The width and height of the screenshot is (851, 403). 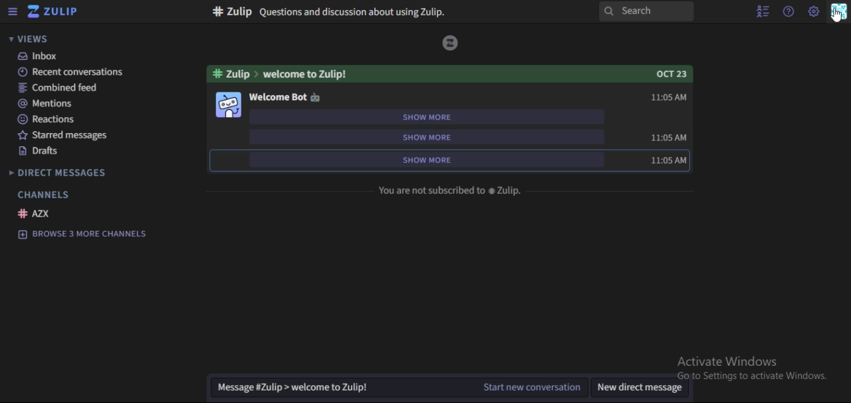 I want to click on Image, so click(x=451, y=43).